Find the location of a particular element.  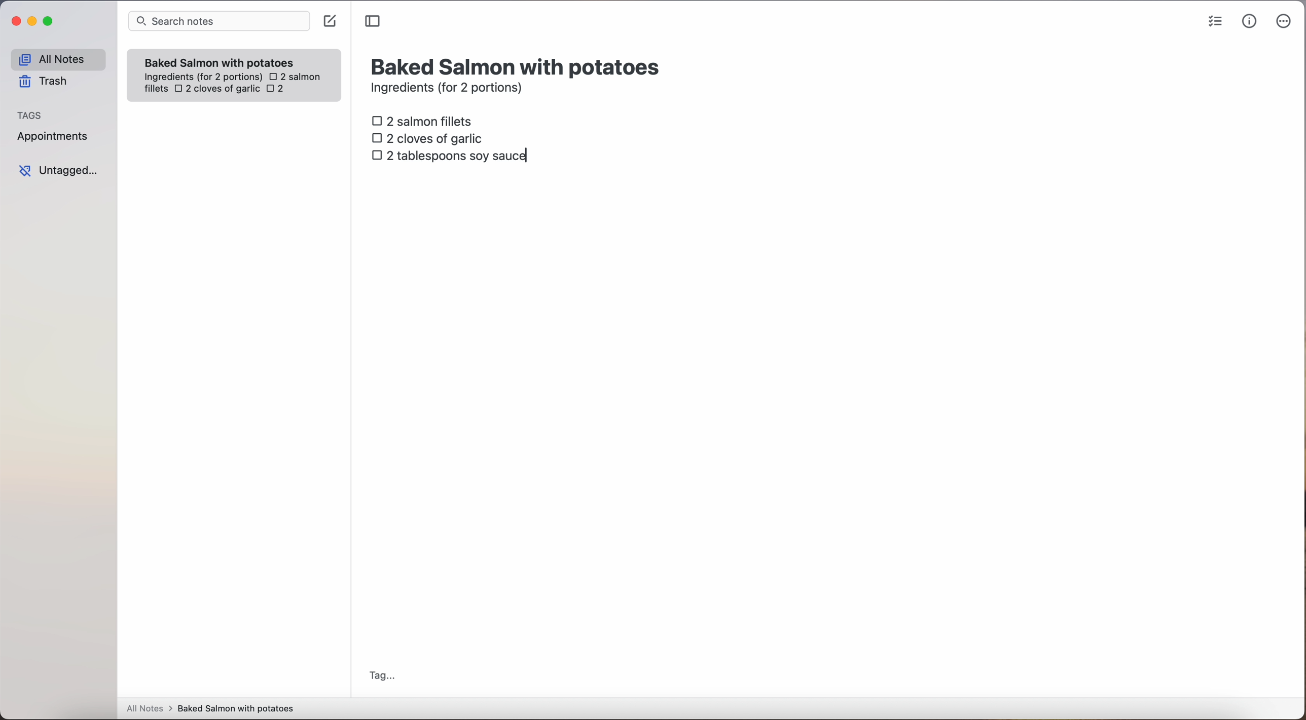

2 cloves of garlic is located at coordinates (217, 90).